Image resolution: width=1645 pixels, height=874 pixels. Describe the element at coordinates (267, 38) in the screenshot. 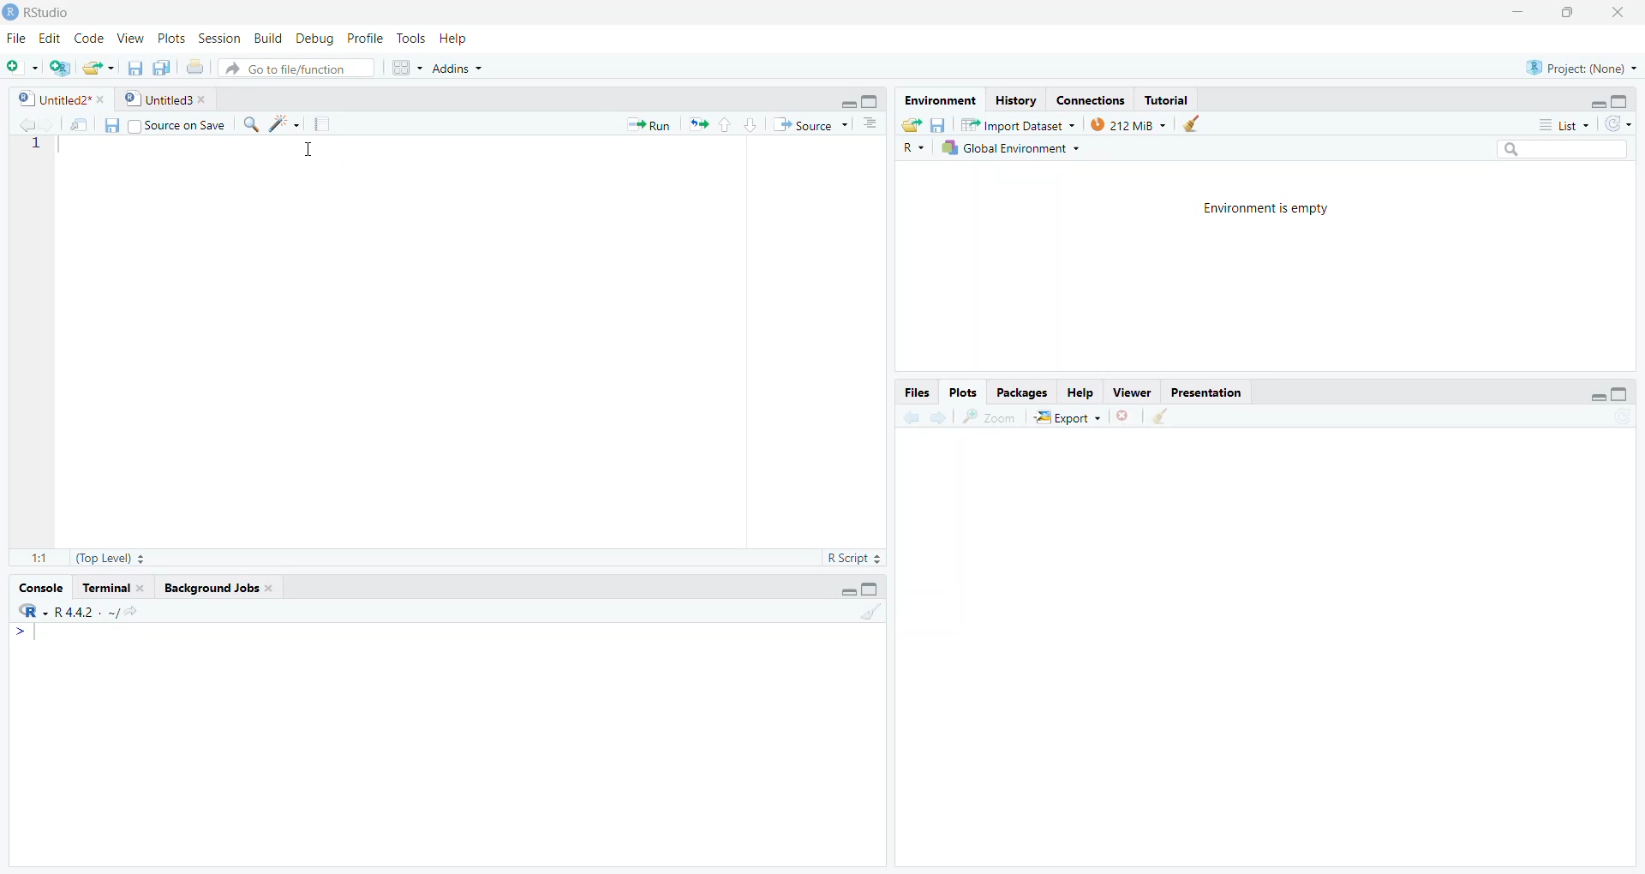

I see `build` at that location.